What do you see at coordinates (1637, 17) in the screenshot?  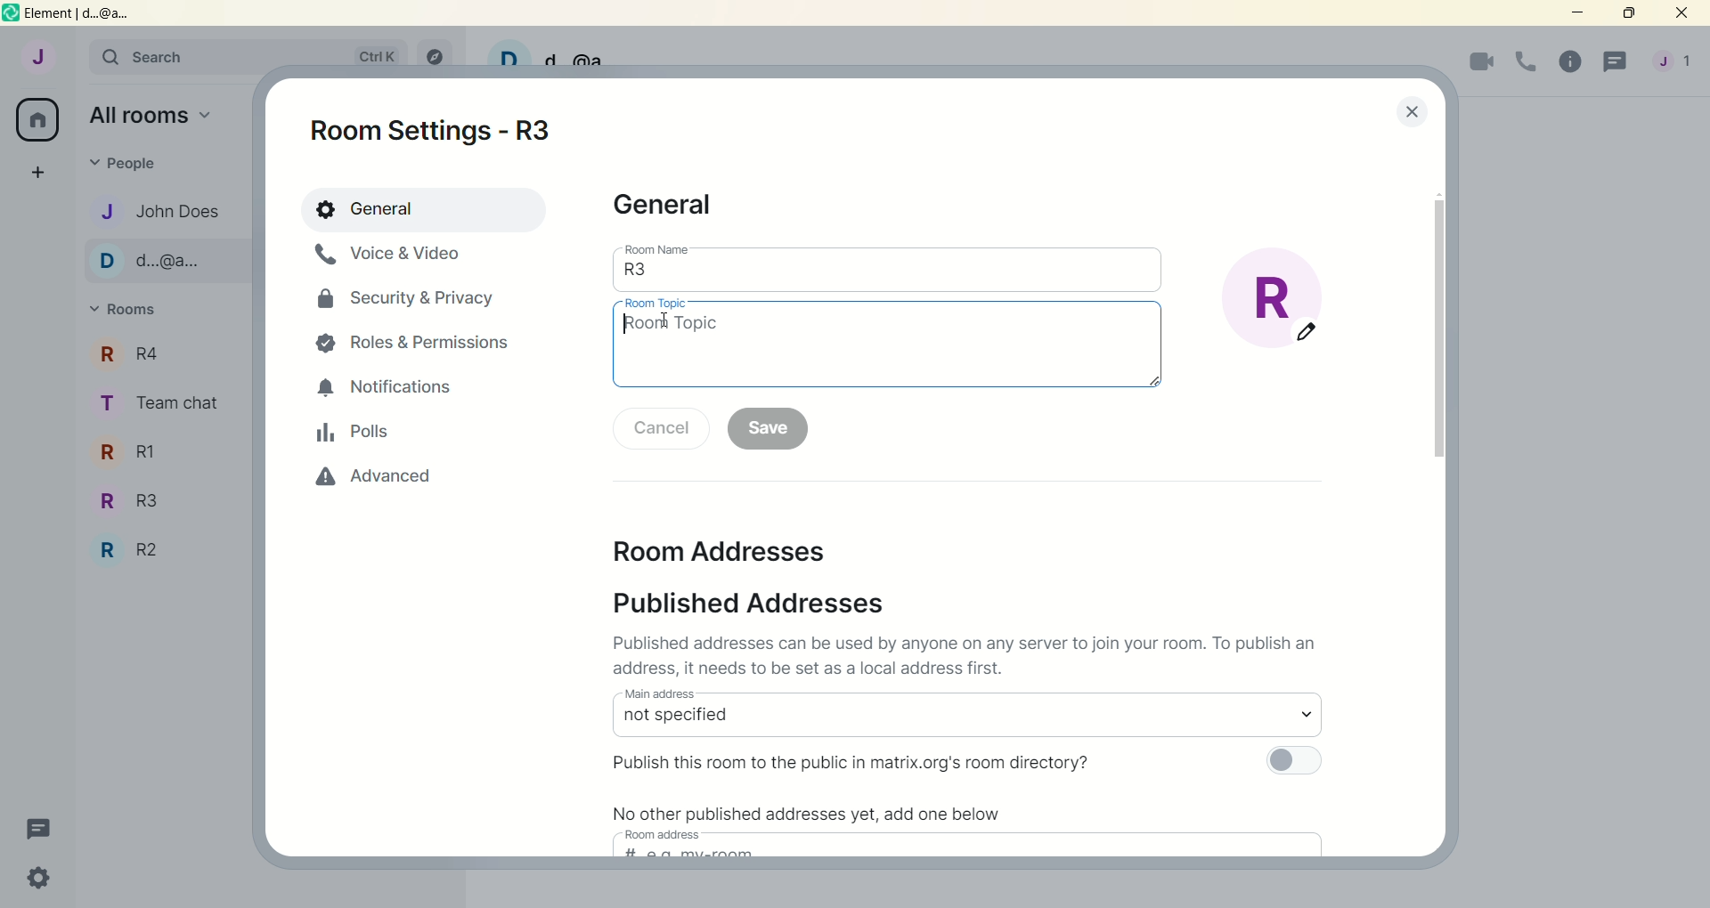 I see `maximize` at bounding box center [1637, 17].